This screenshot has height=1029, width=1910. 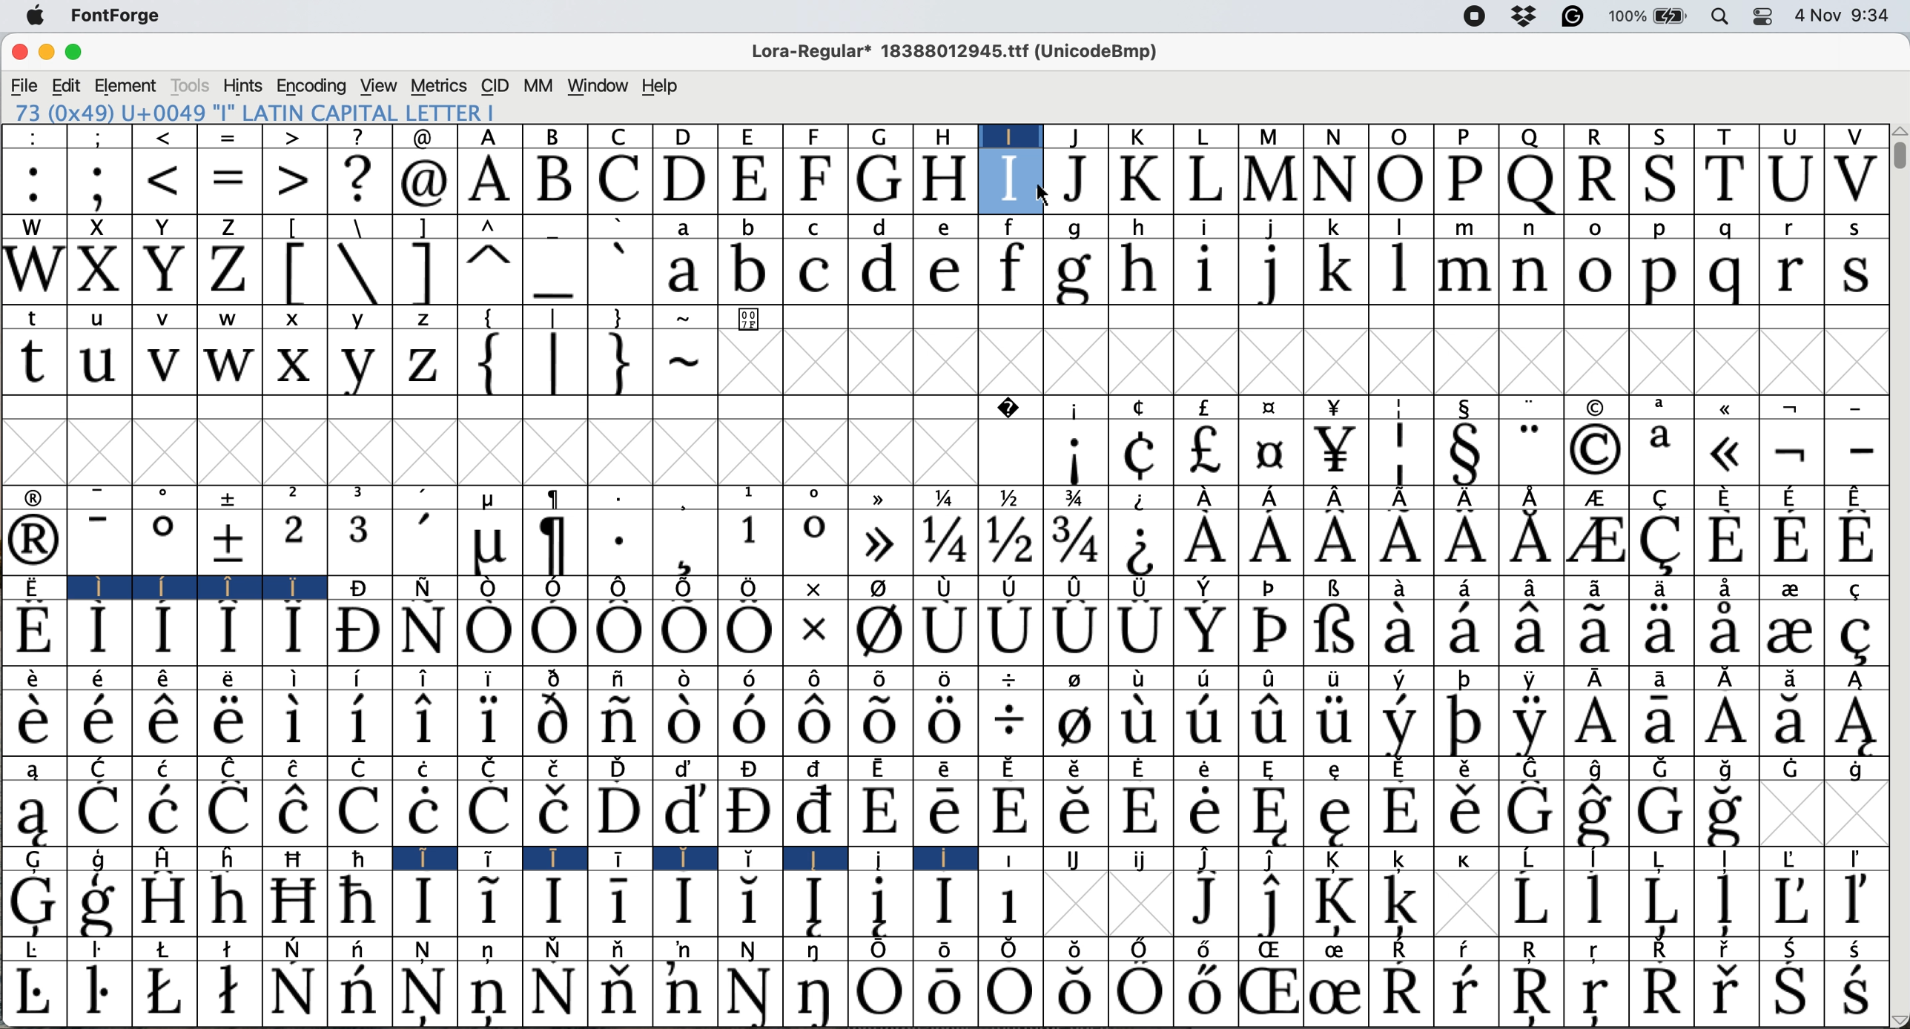 I want to click on v, so click(x=166, y=320).